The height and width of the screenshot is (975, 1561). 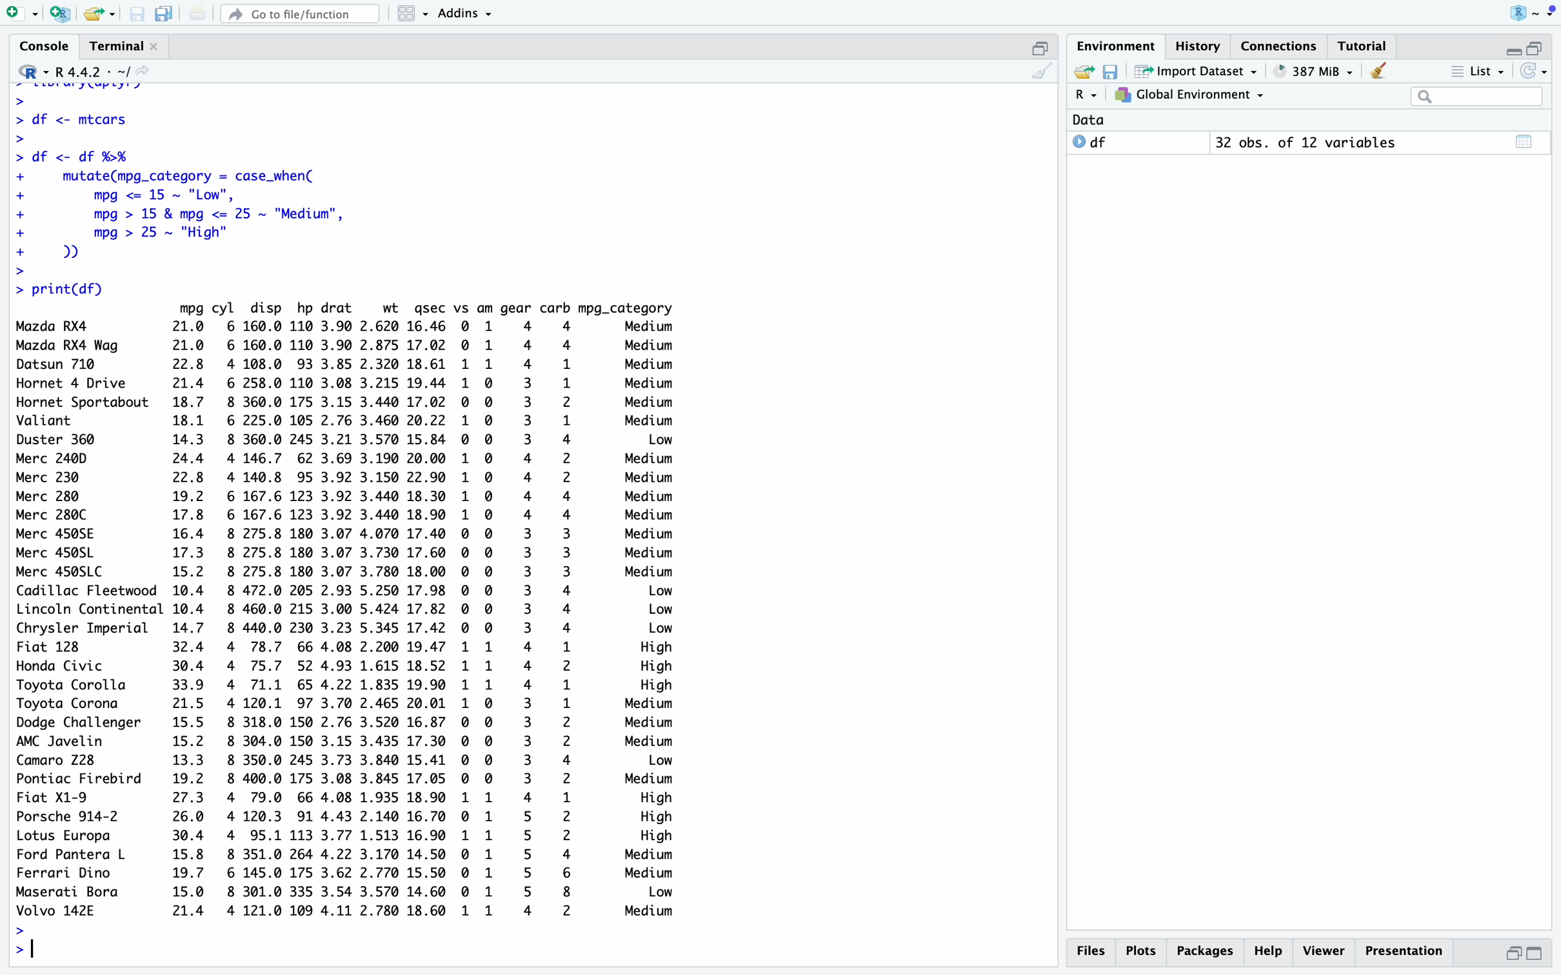 I want to click on Environment , so click(x=1119, y=46).